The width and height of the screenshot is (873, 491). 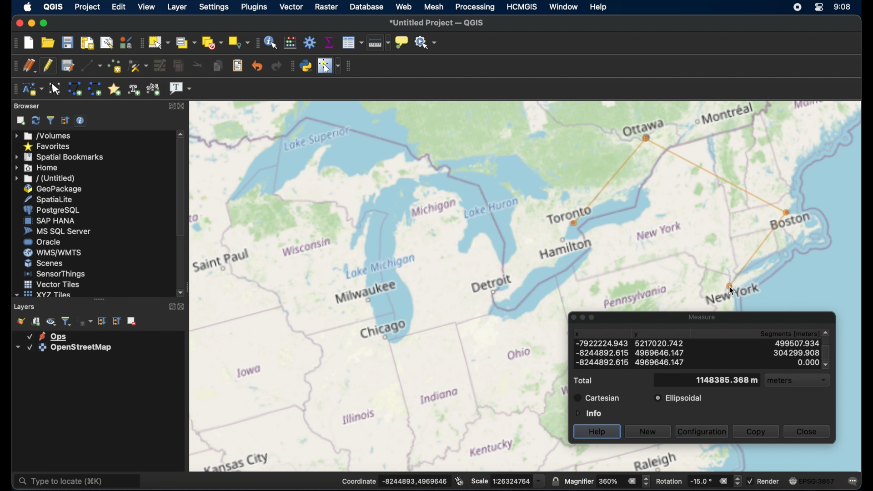 I want to click on qgis, so click(x=54, y=7).